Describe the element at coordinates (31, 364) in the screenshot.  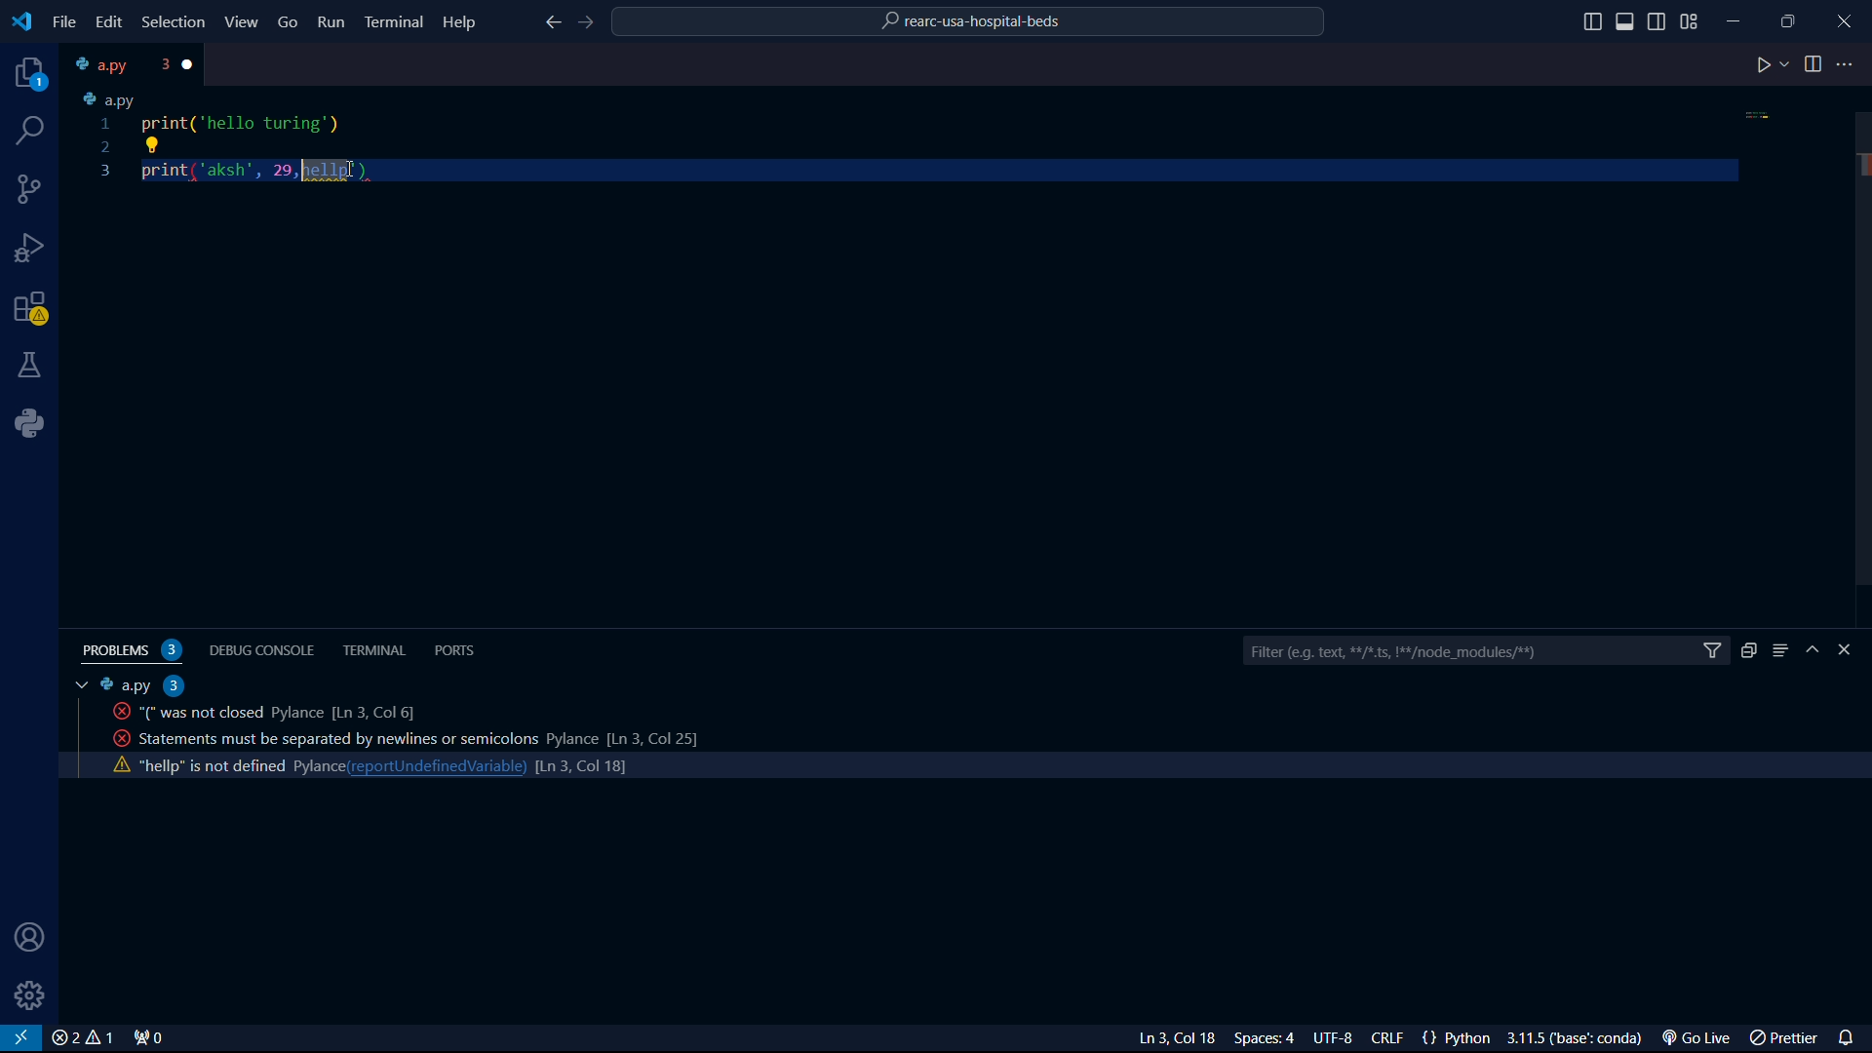
I see `labs` at that location.